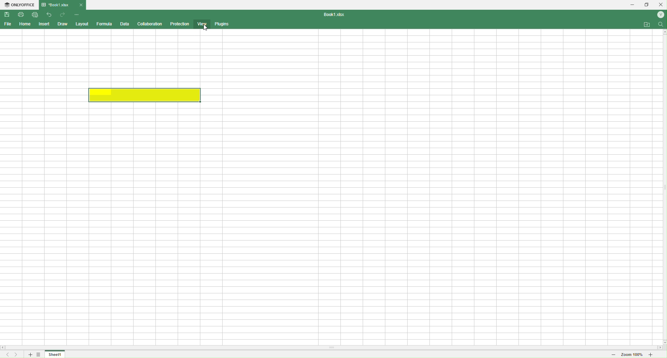 The image size is (667, 358). What do you see at coordinates (630, 5) in the screenshot?
I see `Minimize` at bounding box center [630, 5].